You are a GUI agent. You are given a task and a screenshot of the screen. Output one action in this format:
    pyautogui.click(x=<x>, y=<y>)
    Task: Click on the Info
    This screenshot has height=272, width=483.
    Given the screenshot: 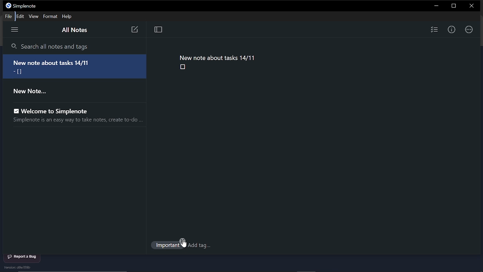 What is the action you would take?
    pyautogui.click(x=452, y=29)
    